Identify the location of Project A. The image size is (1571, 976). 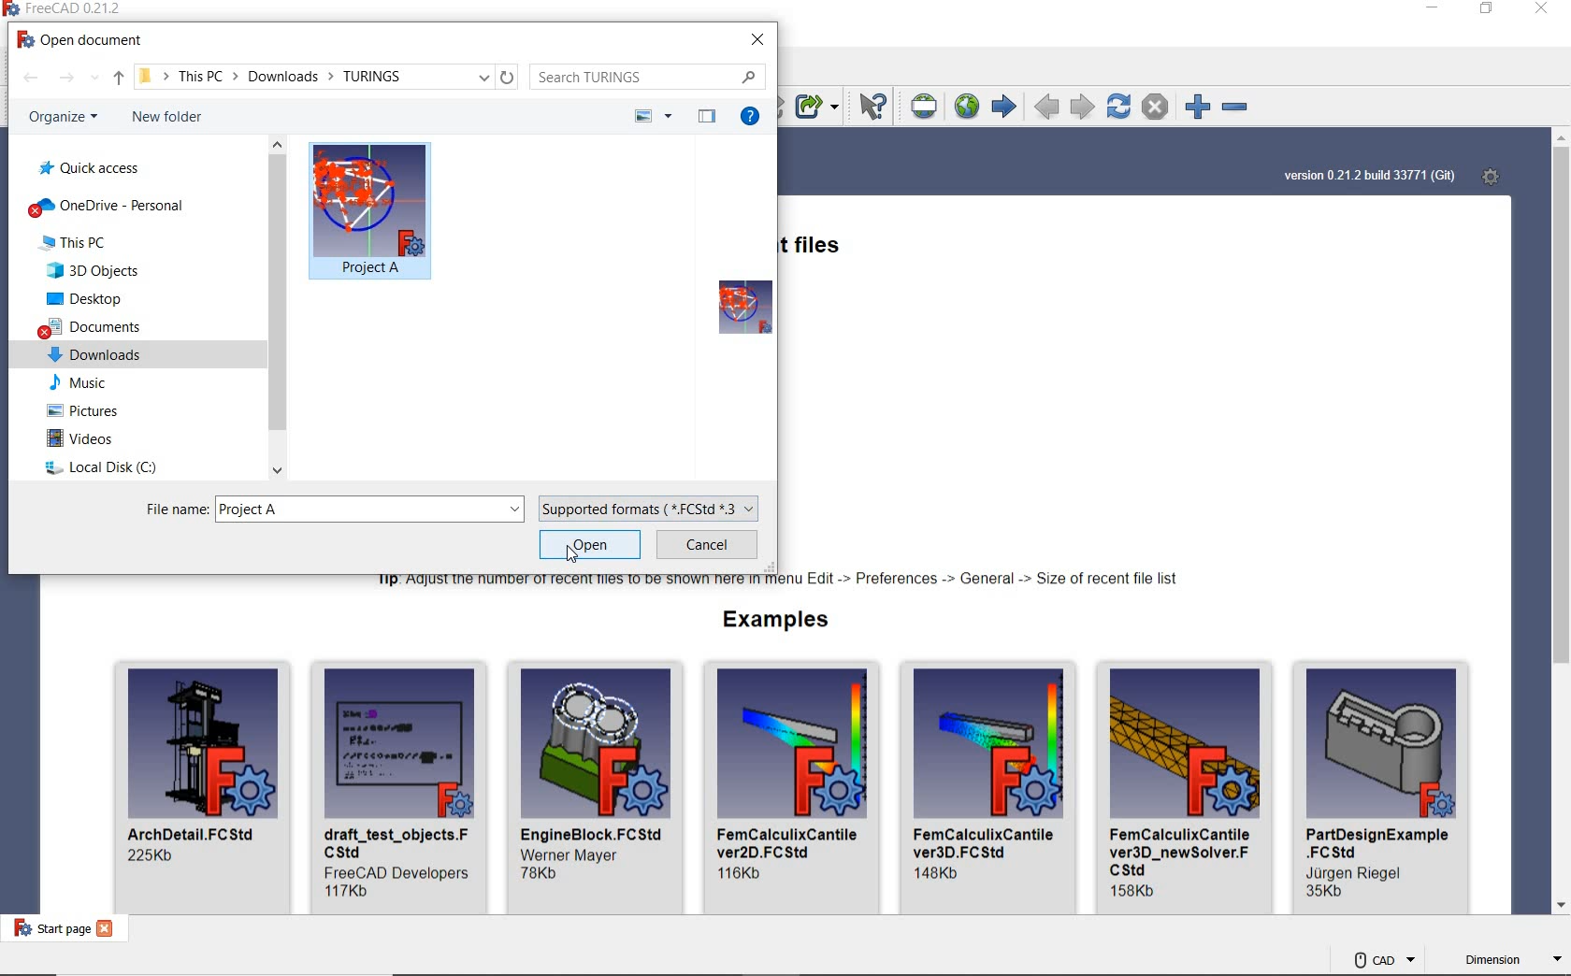
(371, 267).